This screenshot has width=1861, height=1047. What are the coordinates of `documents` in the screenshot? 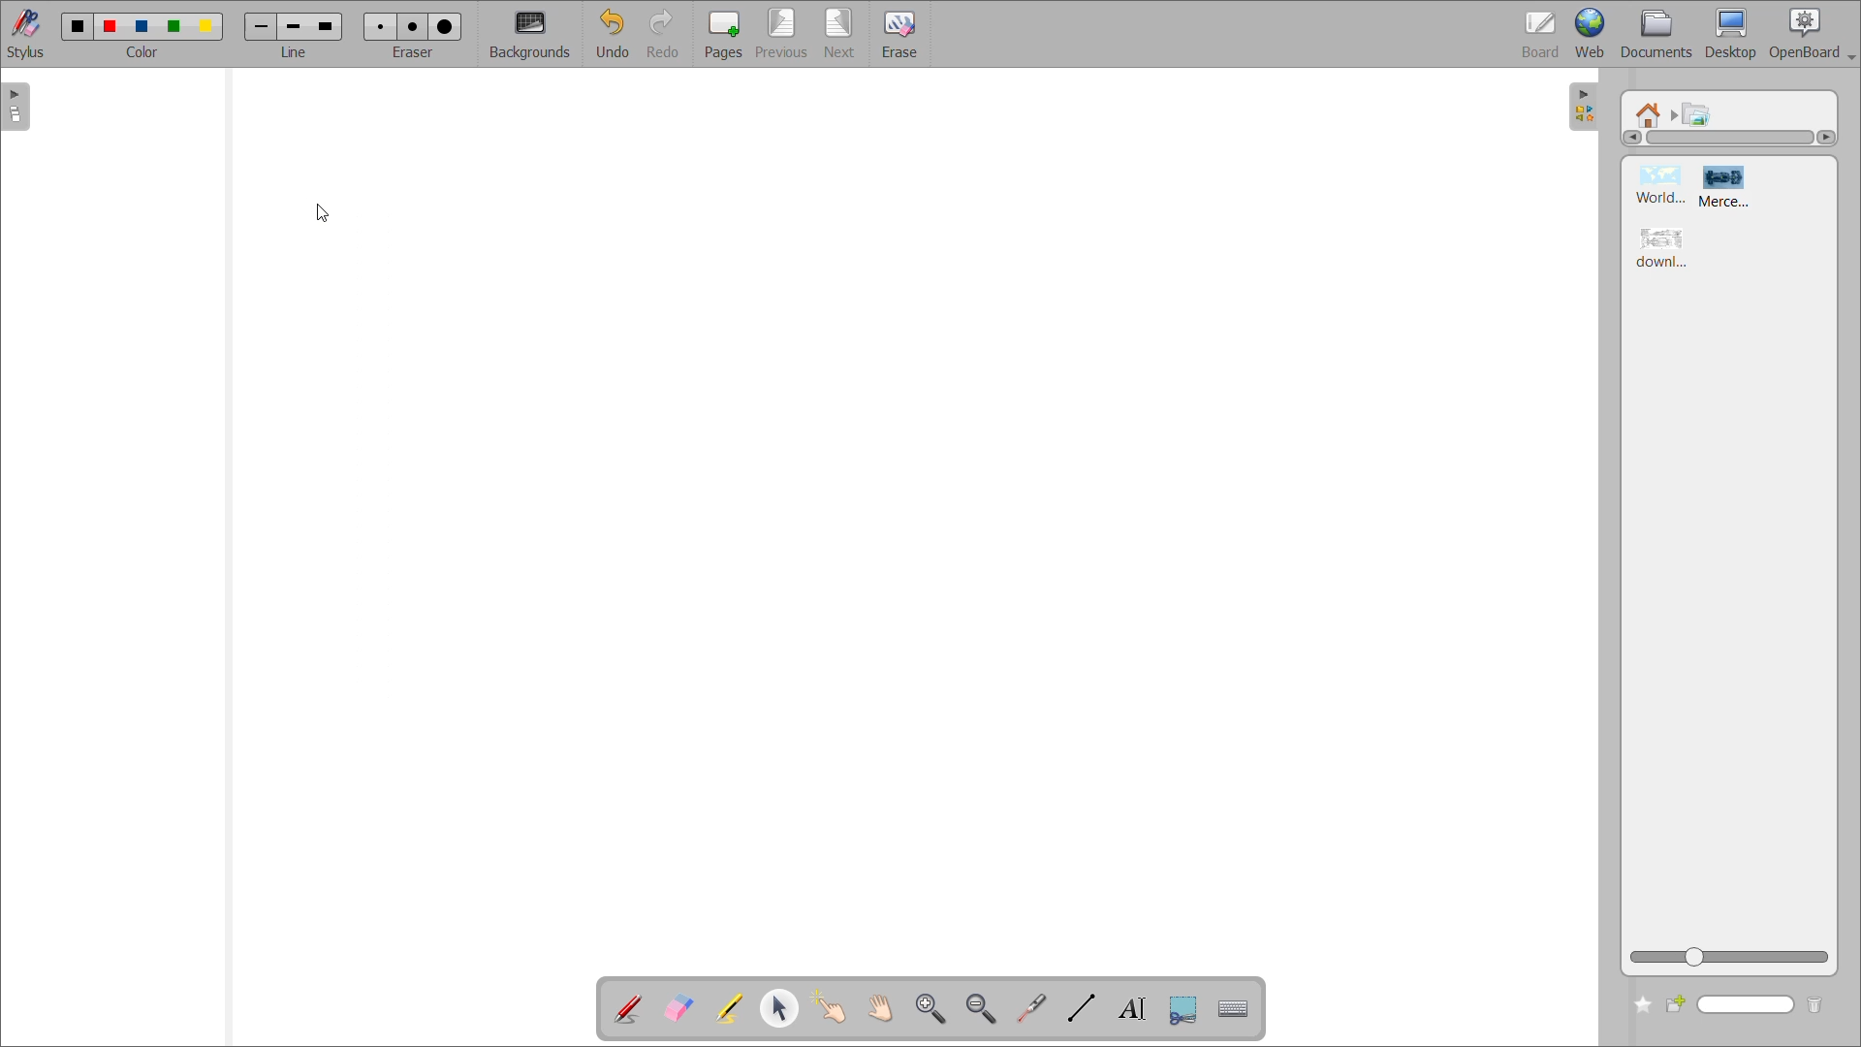 It's located at (1656, 31).